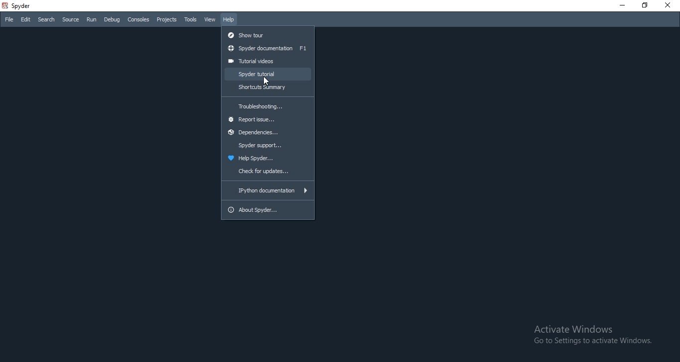 The height and width of the screenshot is (362, 680). What do you see at coordinates (211, 18) in the screenshot?
I see `View` at bounding box center [211, 18].